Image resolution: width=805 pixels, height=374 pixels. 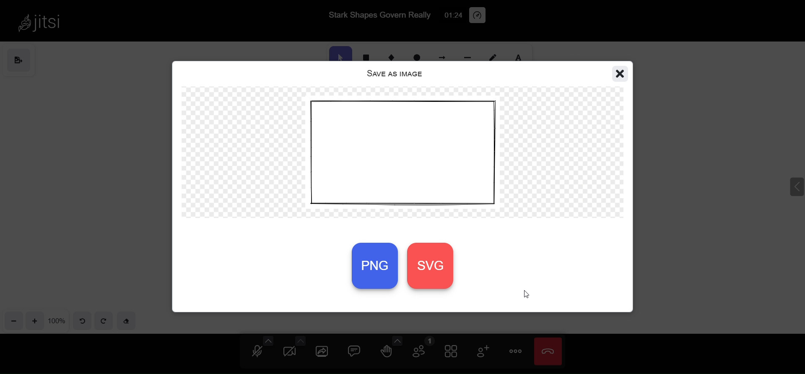 What do you see at coordinates (377, 14) in the screenshot?
I see `Stark Shapes Govern Really` at bounding box center [377, 14].